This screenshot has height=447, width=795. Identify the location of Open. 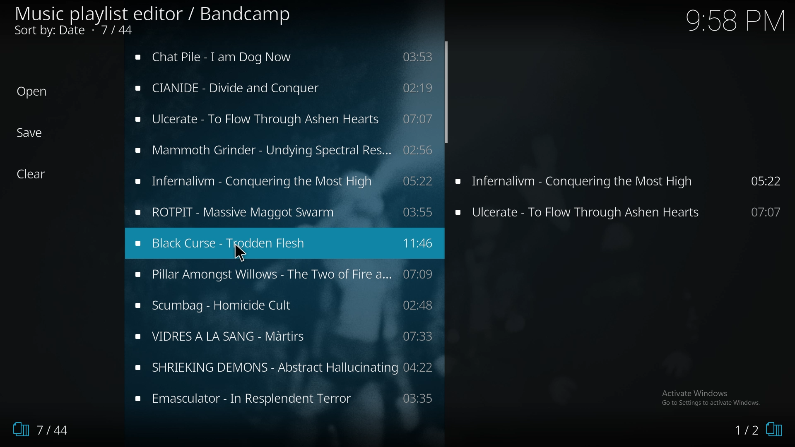
(32, 92).